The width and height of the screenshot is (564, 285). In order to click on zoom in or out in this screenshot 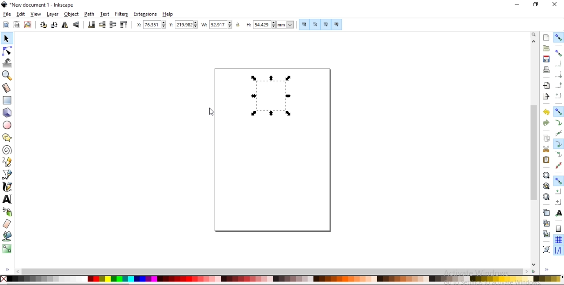, I will do `click(6, 77)`.